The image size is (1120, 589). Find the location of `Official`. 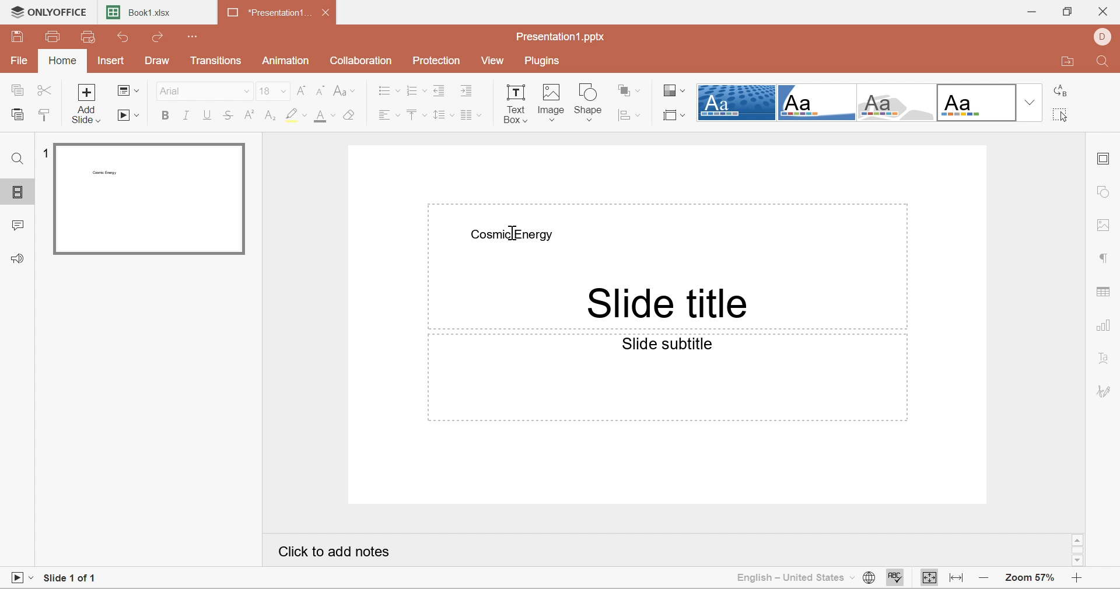

Official is located at coordinates (978, 103).